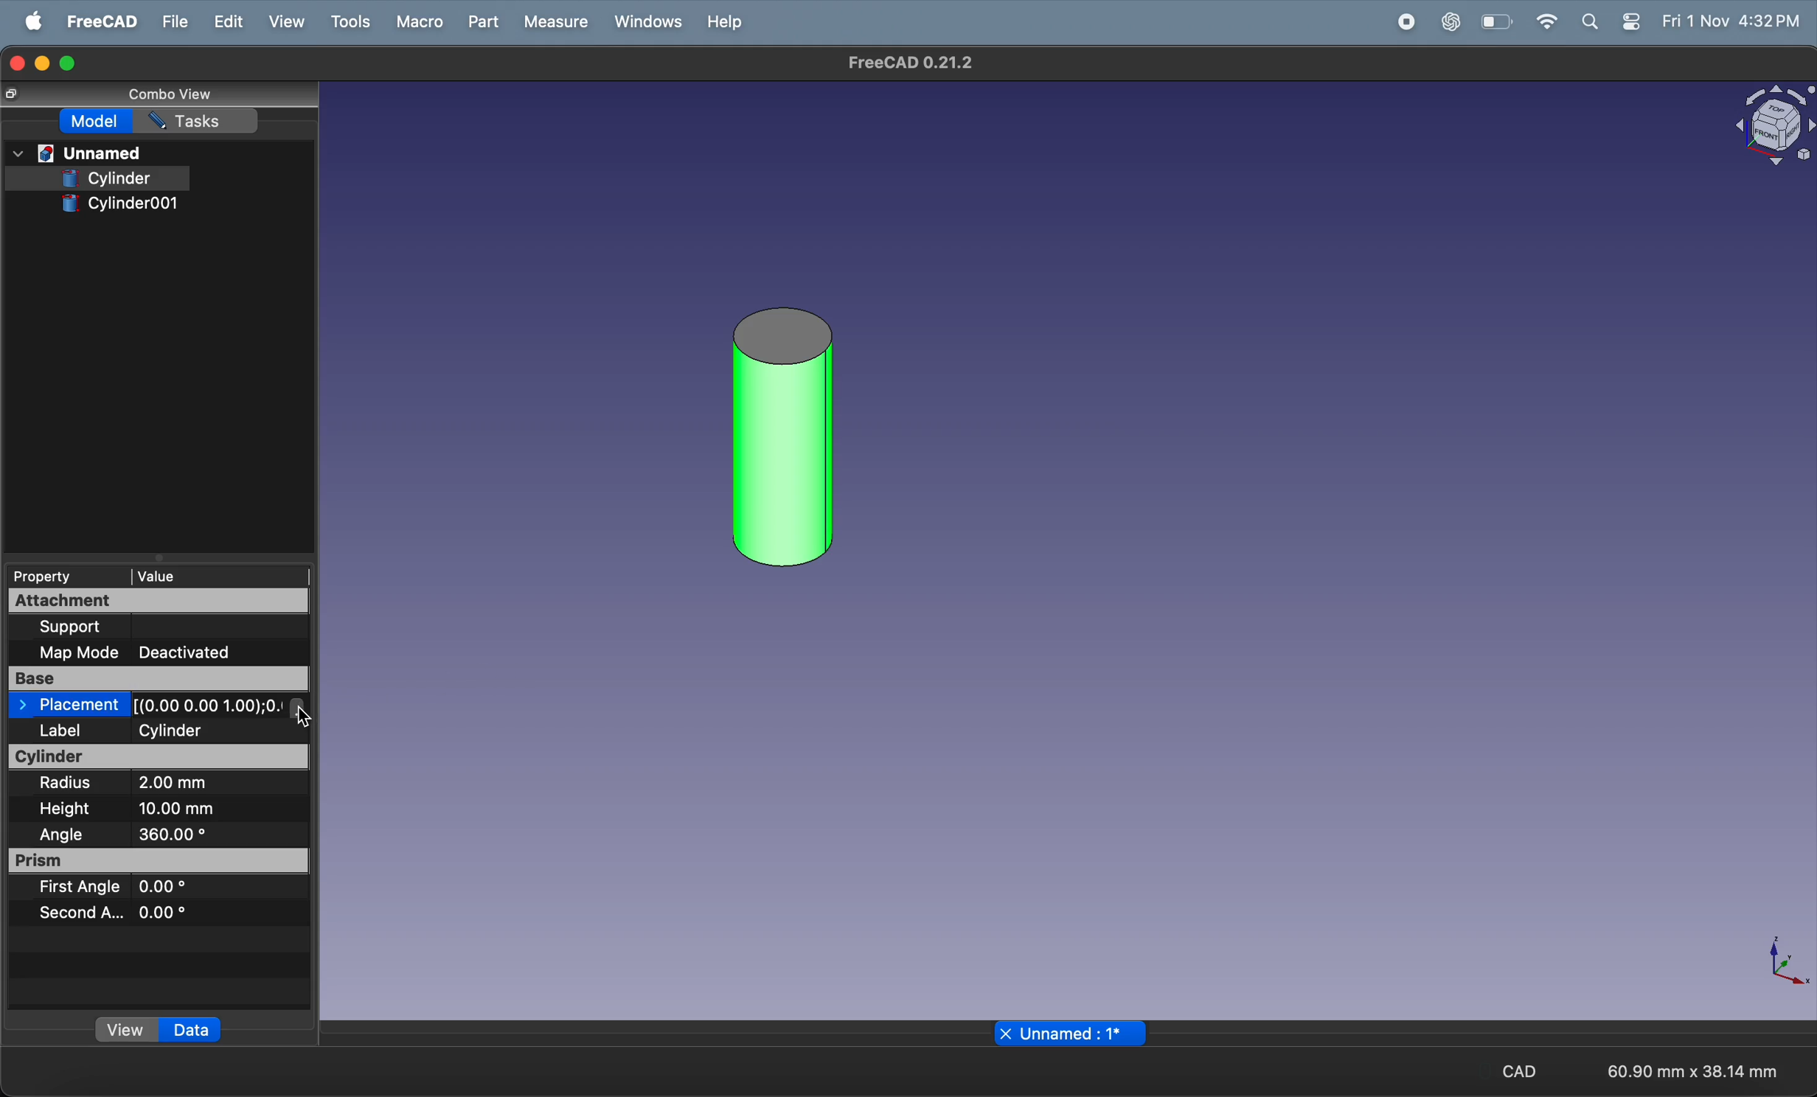 The image size is (1817, 1097). What do you see at coordinates (186, 809) in the screenshot?
I see `10.00 mm` at bounding box center [186, 809].